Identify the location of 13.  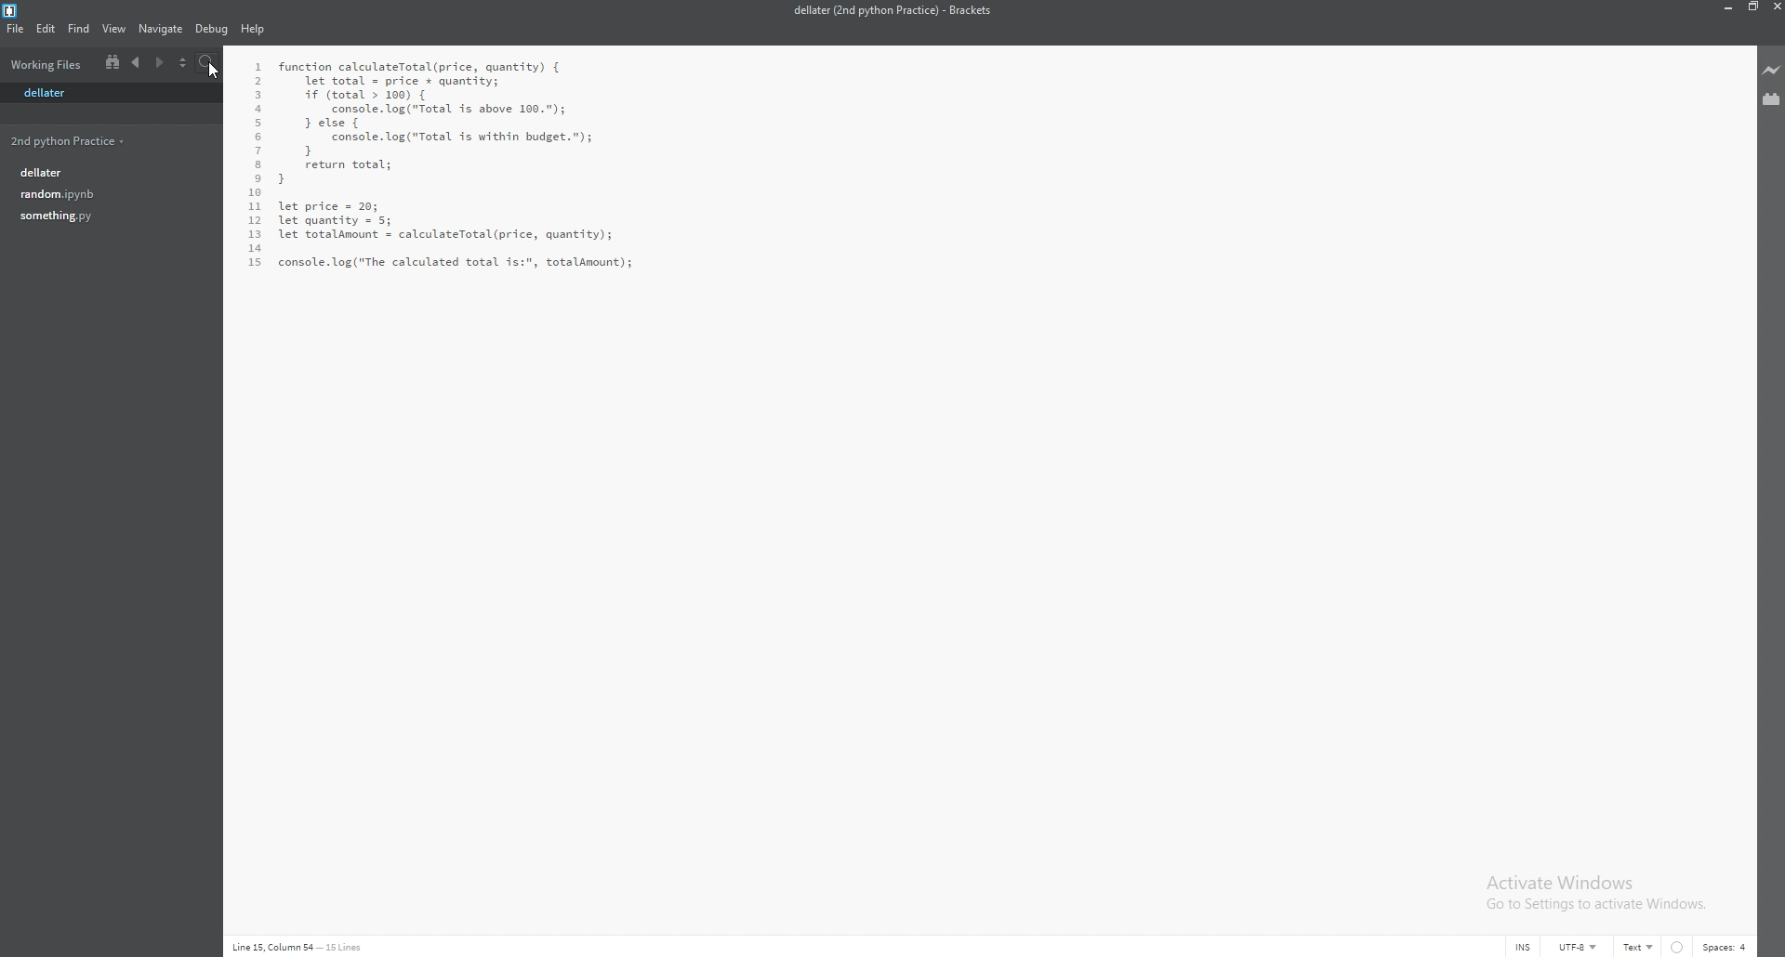
(255, 234).